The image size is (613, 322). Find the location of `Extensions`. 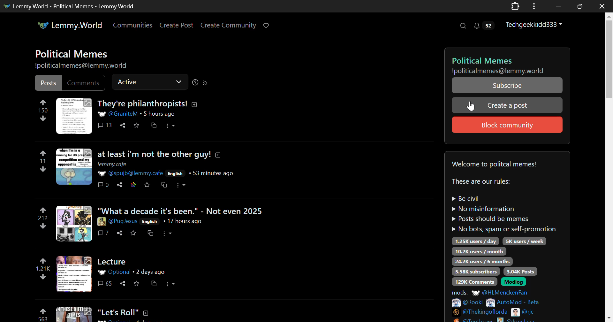

Extensions is located at coordinates (516, 6).